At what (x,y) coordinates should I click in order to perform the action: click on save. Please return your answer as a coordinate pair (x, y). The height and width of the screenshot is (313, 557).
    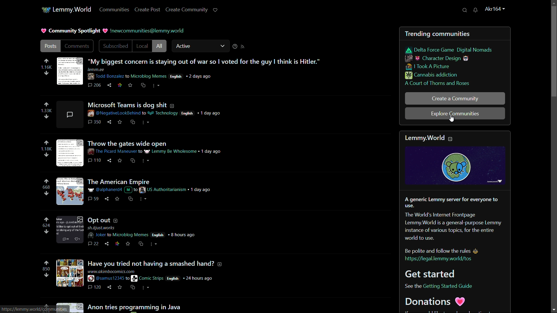
    Looking at the image, I should click on (120, 122).